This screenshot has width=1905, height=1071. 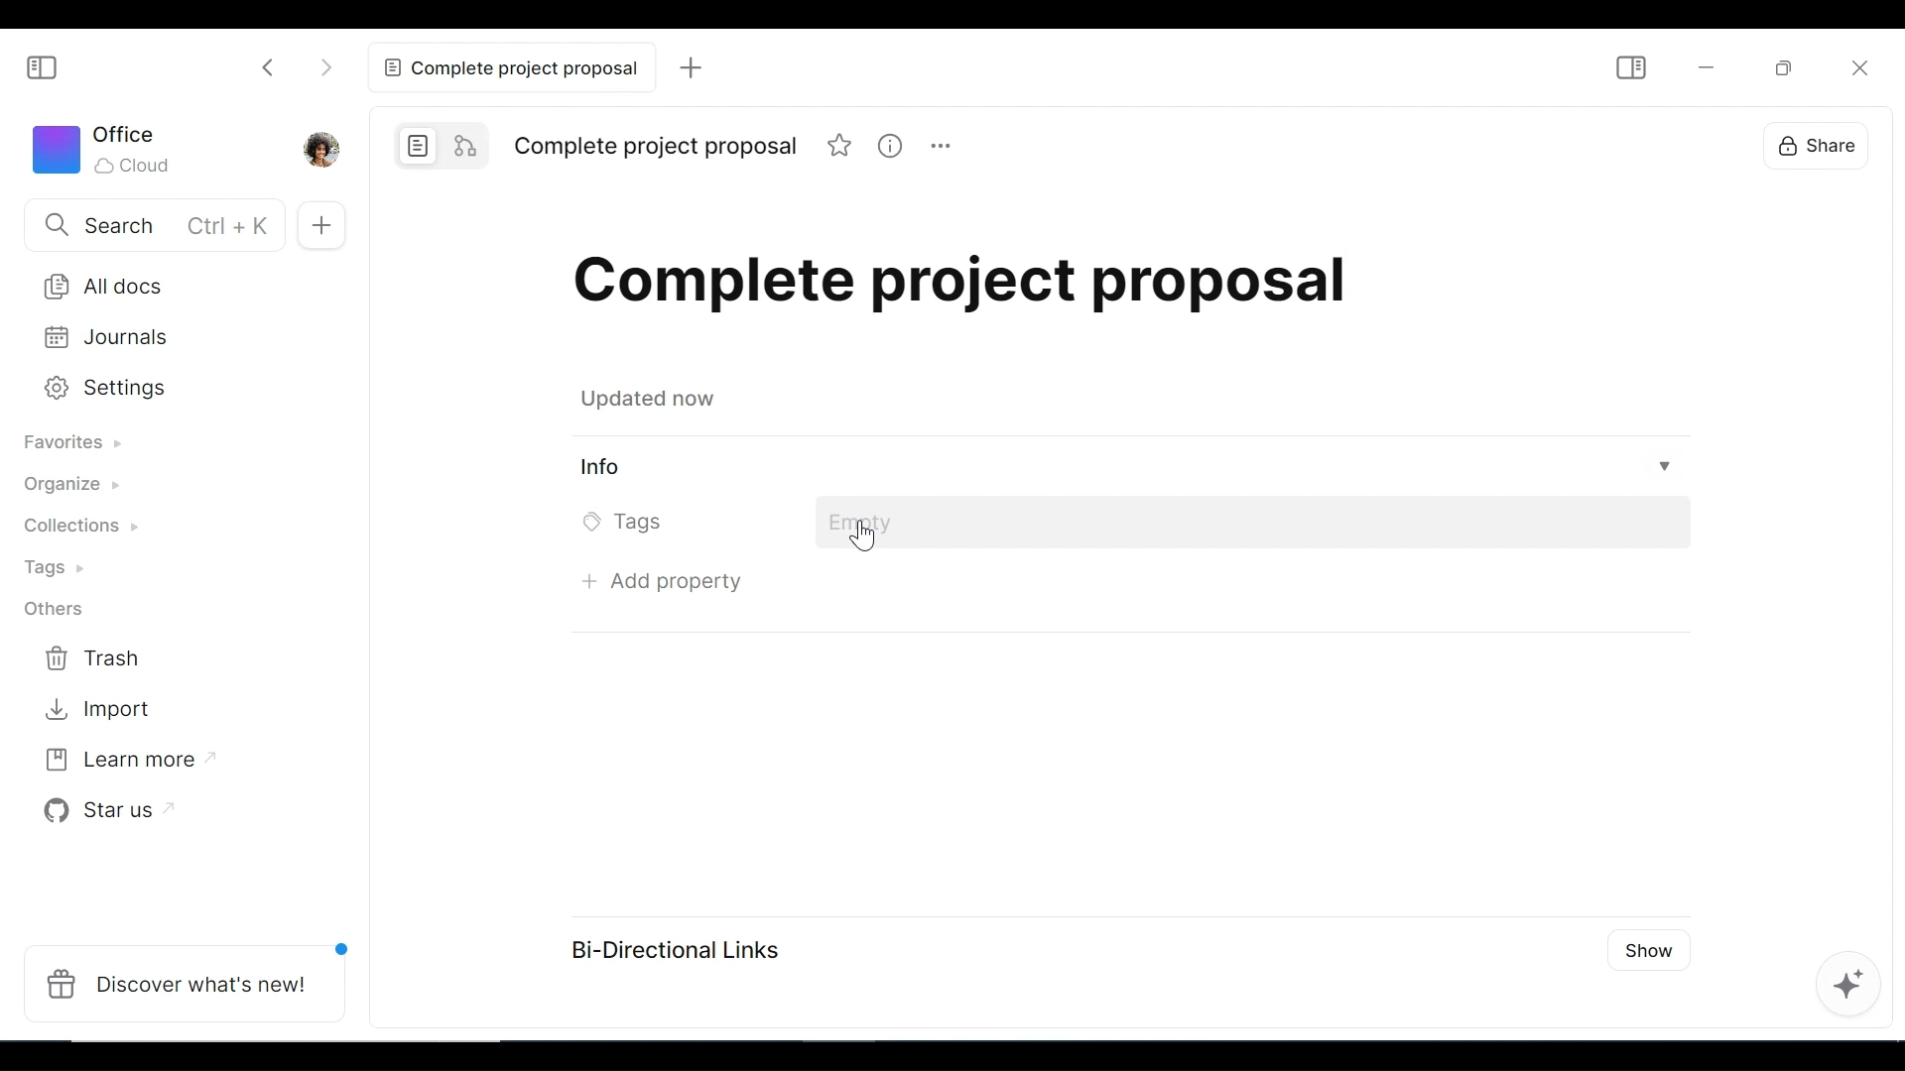 I want to click on more, so click(x=945, y=149).